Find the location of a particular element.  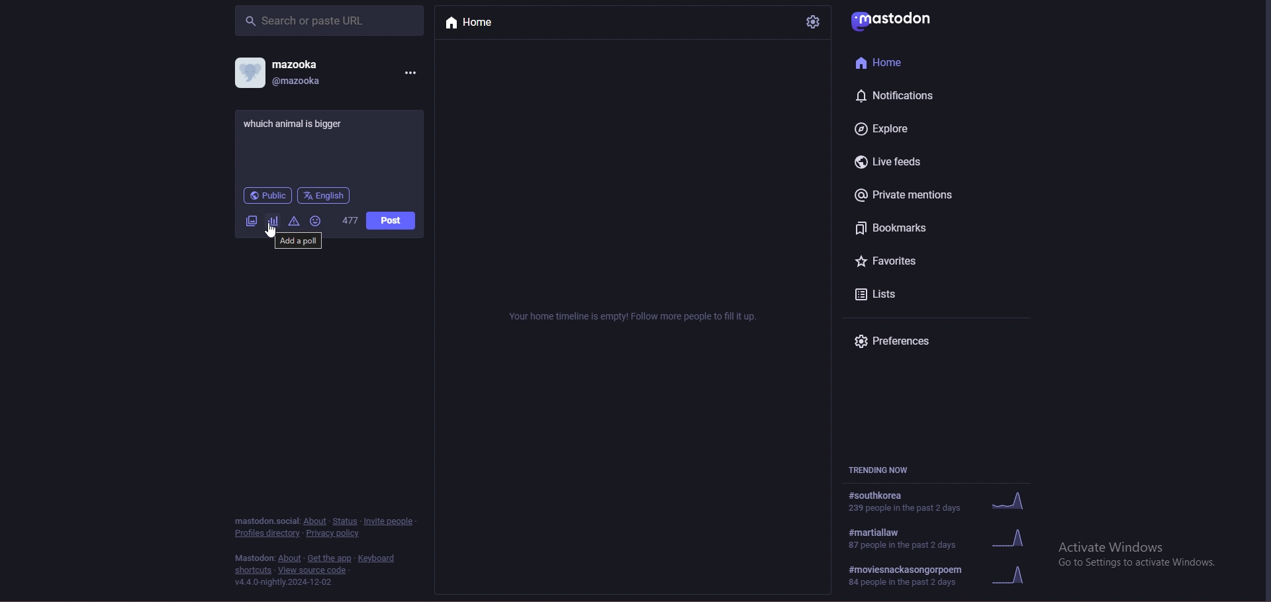

keyboard is located at coordinates (379, 558).